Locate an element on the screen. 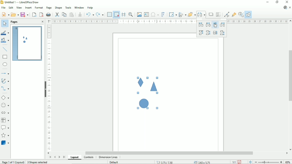  Paste is located at coordinates (72, 14).